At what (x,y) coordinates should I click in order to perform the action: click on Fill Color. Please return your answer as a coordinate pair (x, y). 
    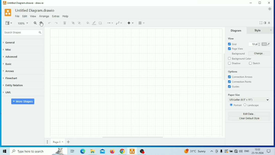
    Looking at the image, I should click on (88, 23).